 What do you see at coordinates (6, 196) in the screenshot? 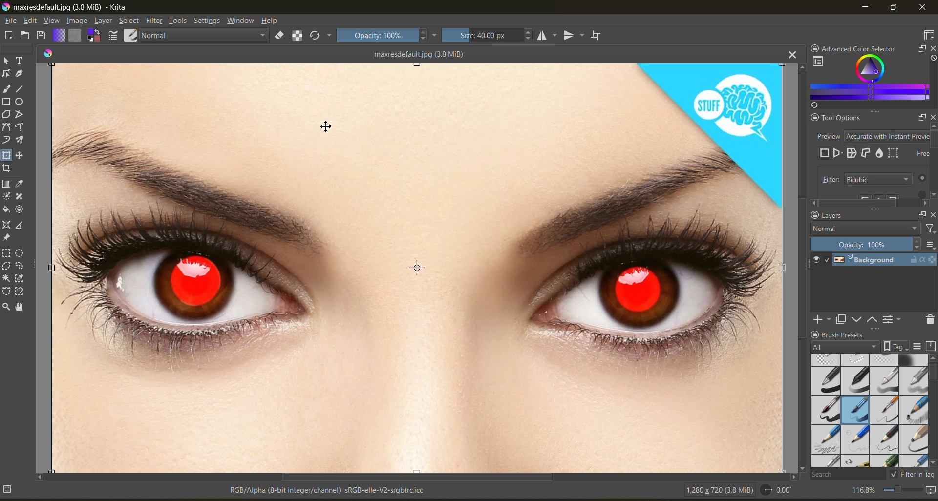
I see `tool` at bounding box center [6, 196].